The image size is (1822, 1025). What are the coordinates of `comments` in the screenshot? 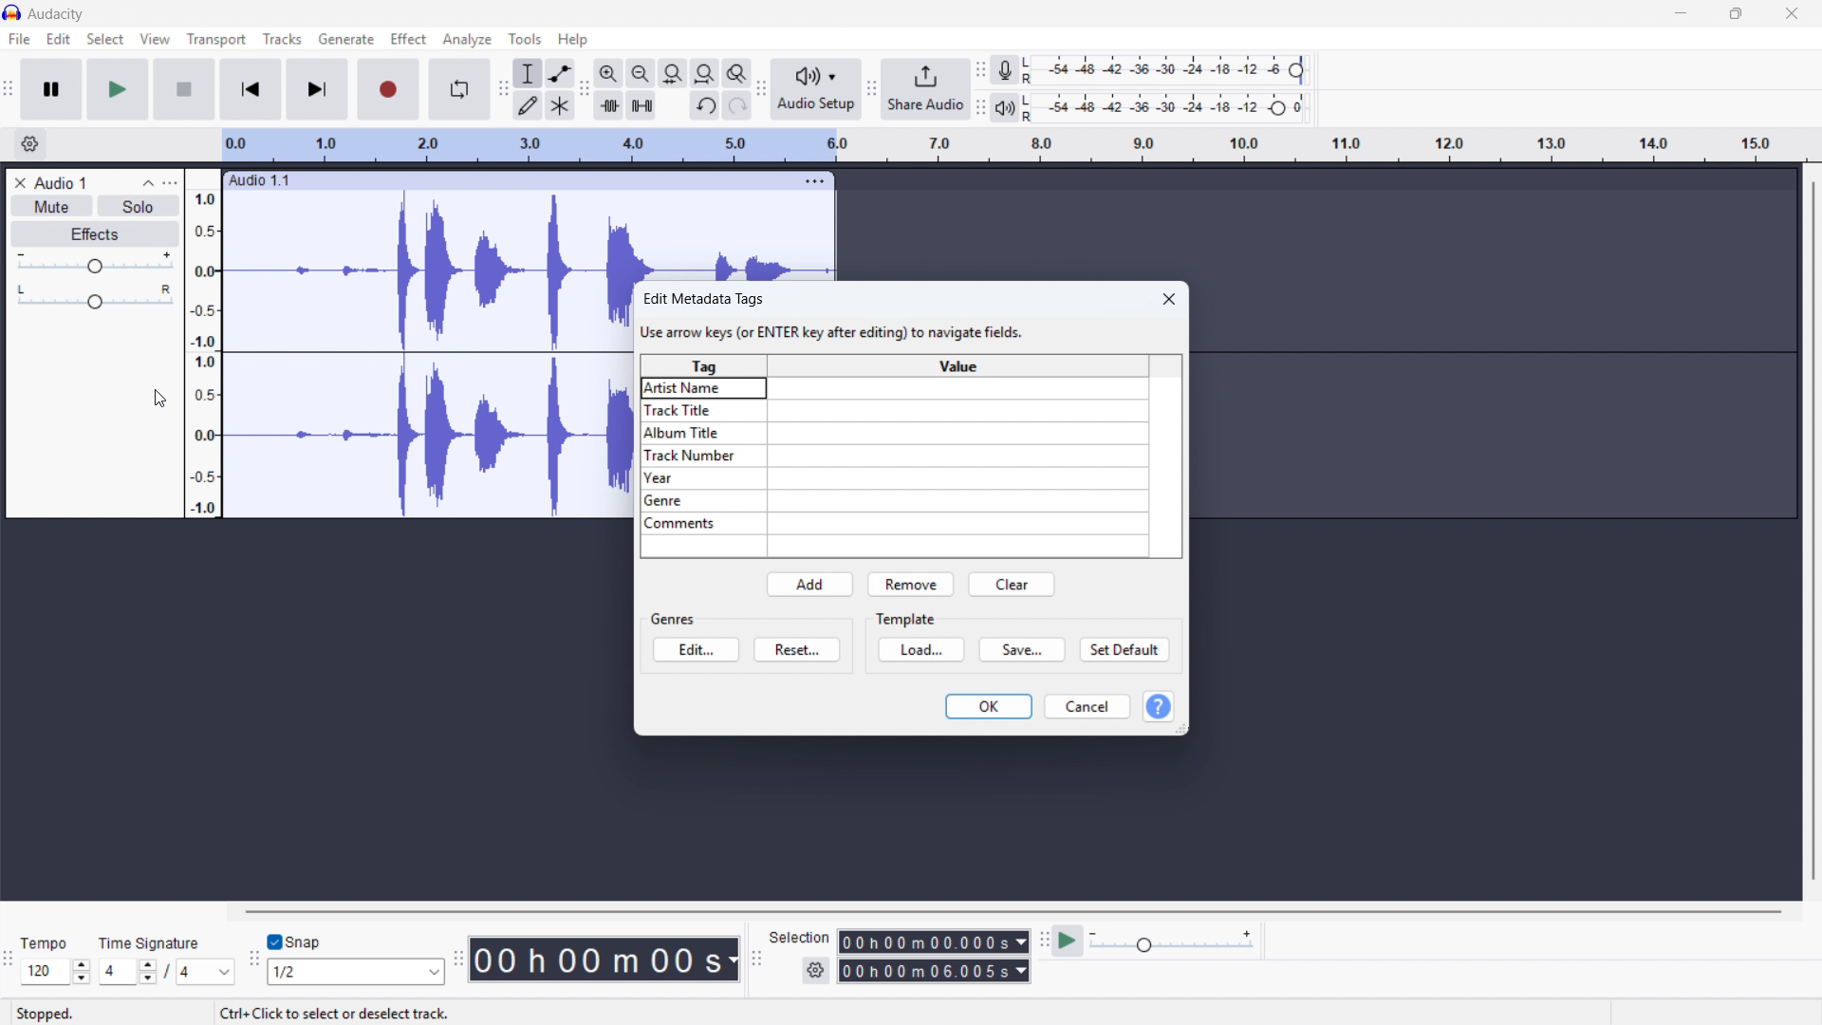 It's located at (895, 523).